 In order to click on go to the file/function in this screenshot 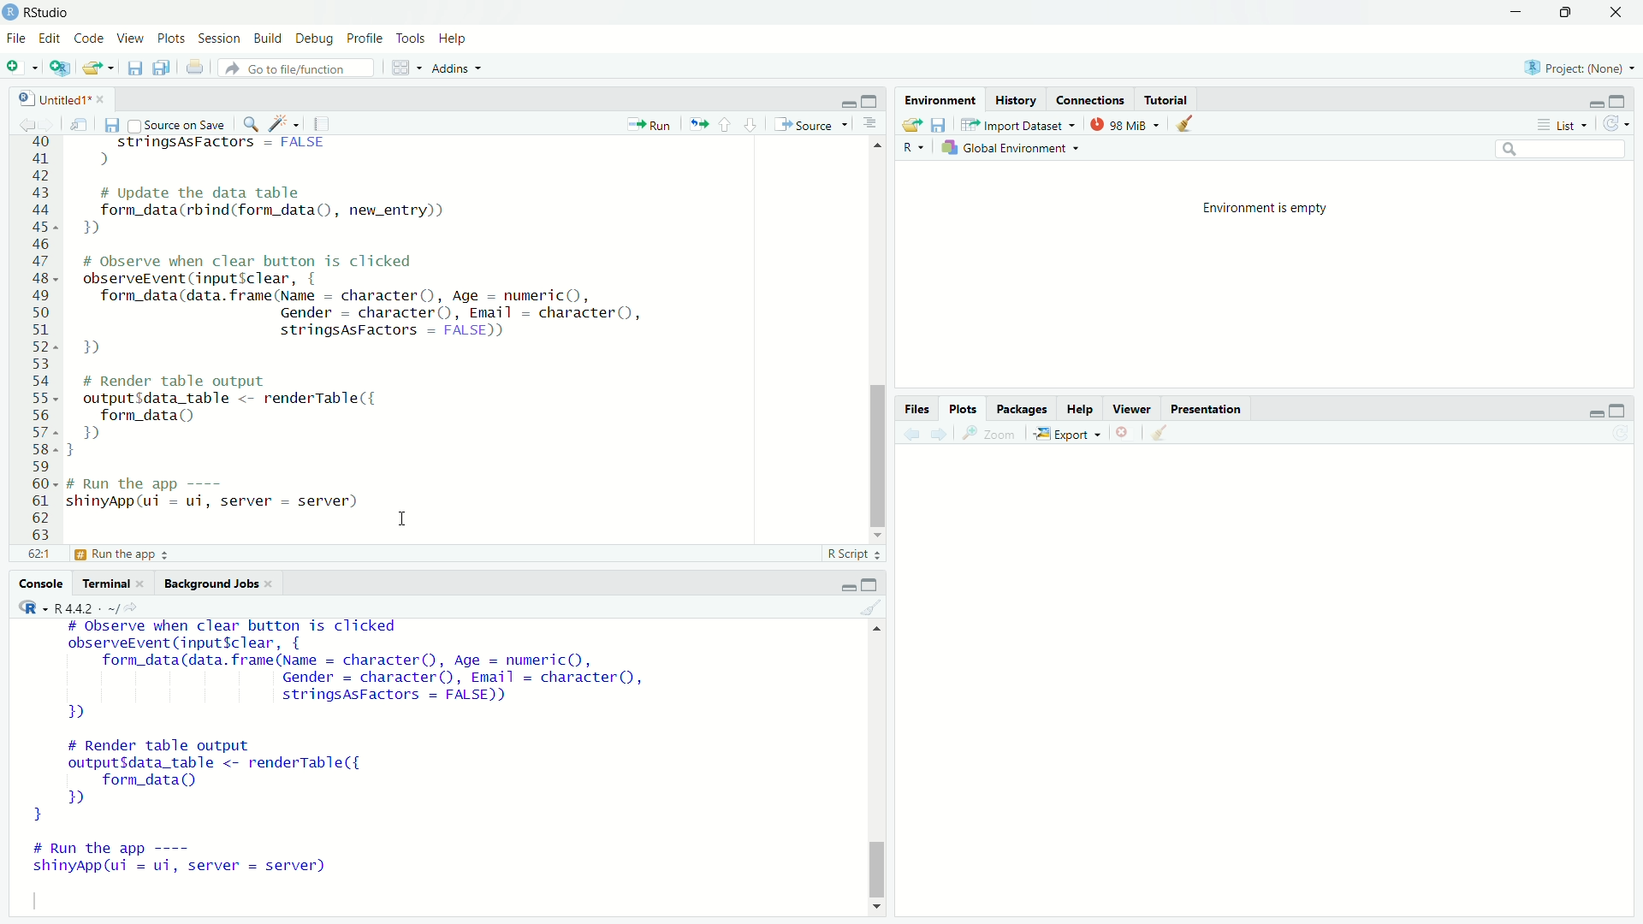, I will do `click(296, 68)`.